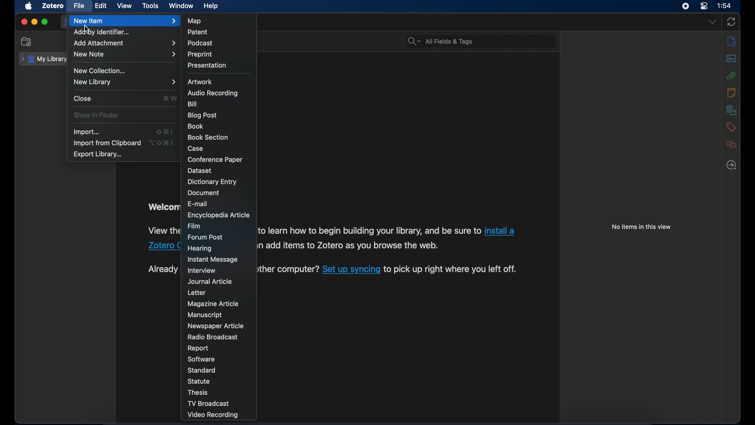 The image size is (755, 425). Describe the element at coordinates (182, 6) in the screenshot. I see `window` at that location.